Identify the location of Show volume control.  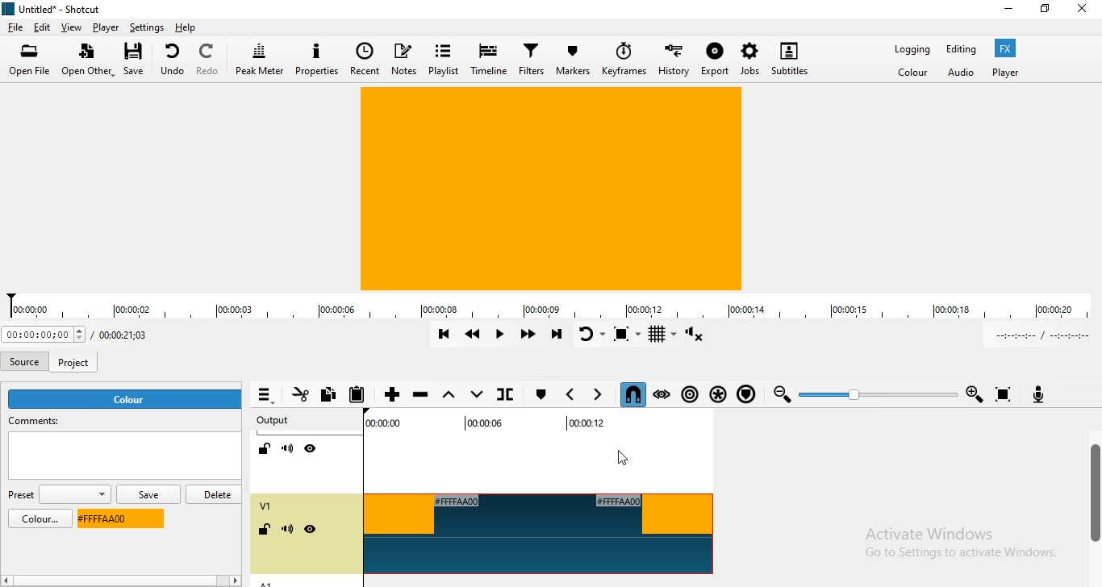
(695, 335).